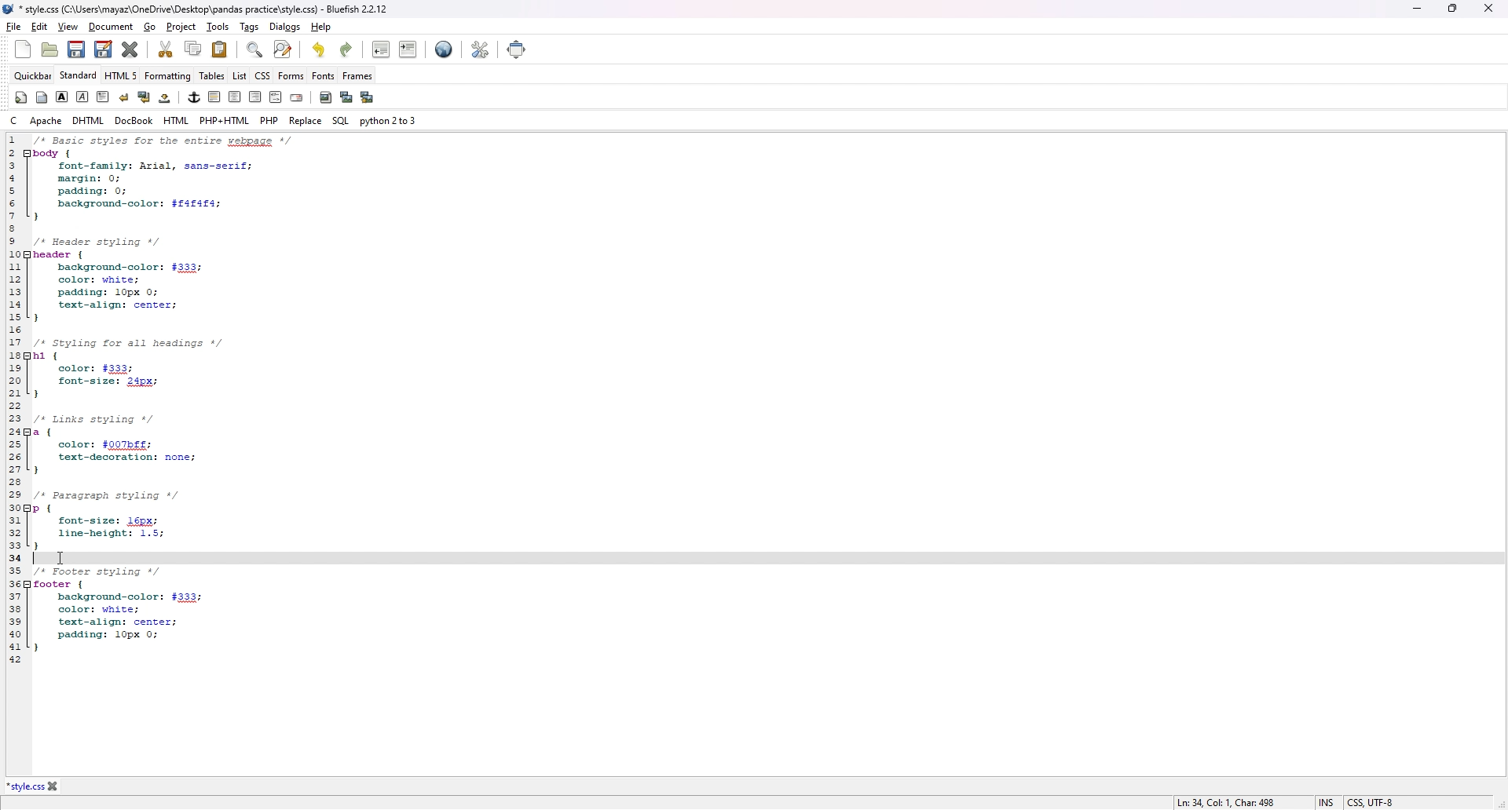 This screenshot has width=1508, height=810. I want to click on break and clear, so click(144, 97).